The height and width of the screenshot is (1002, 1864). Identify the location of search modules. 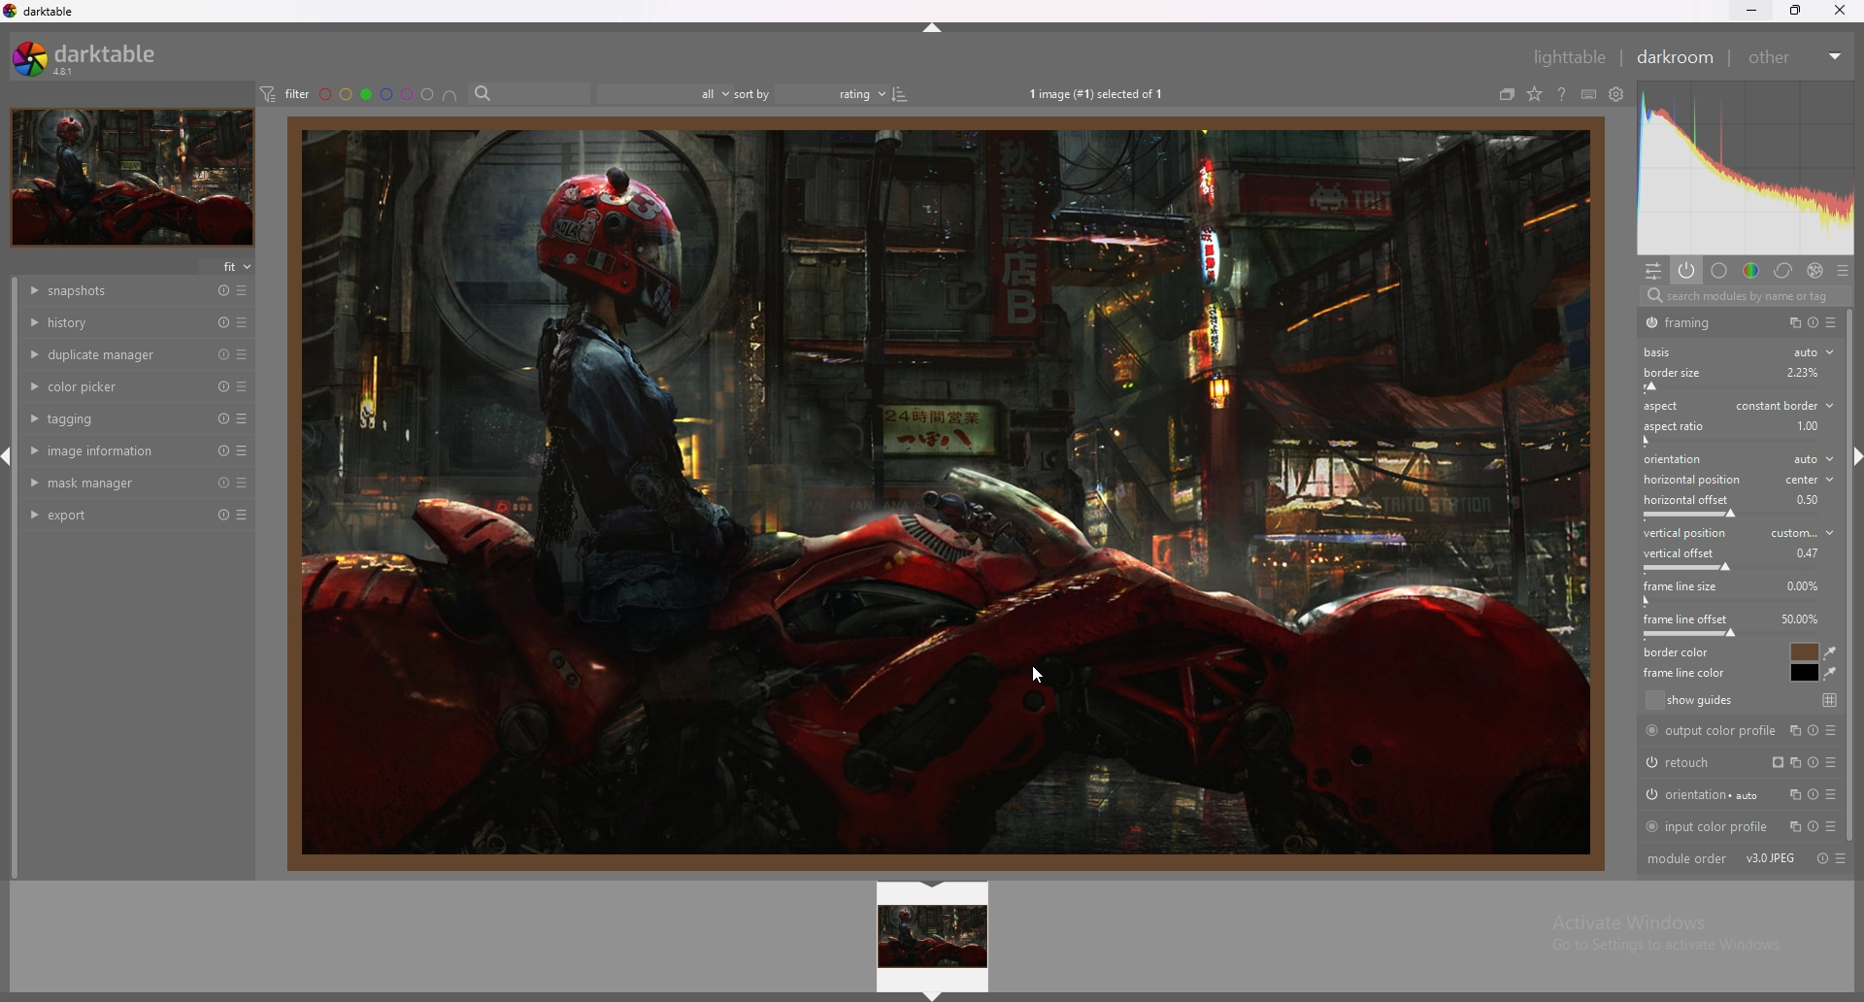
(1747, 298).